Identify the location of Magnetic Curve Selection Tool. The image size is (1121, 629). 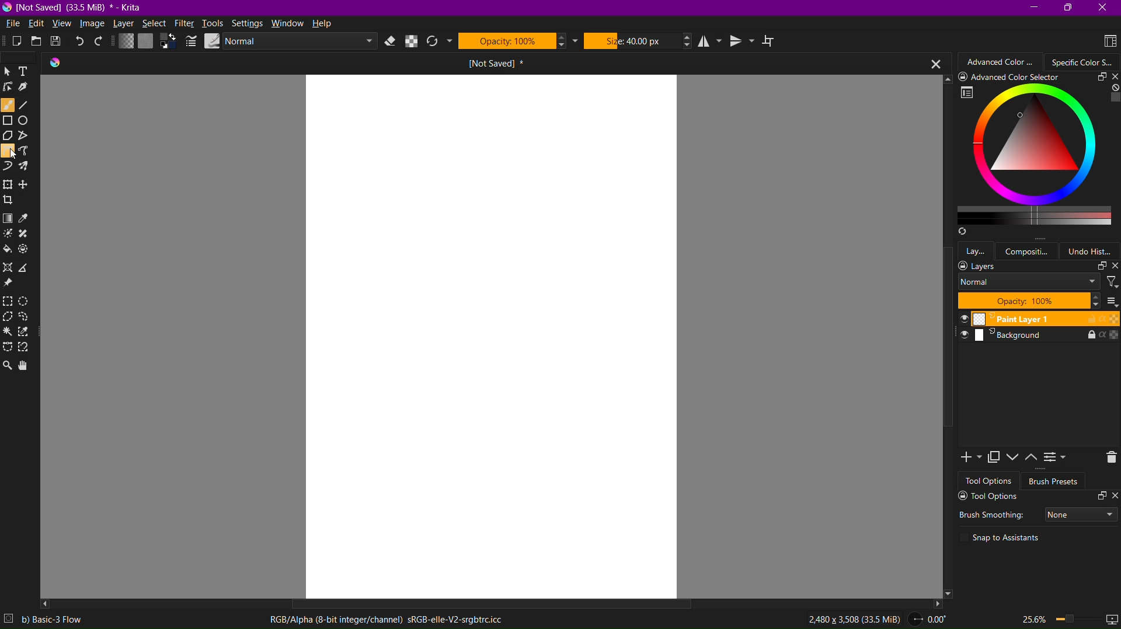
(27, 348).